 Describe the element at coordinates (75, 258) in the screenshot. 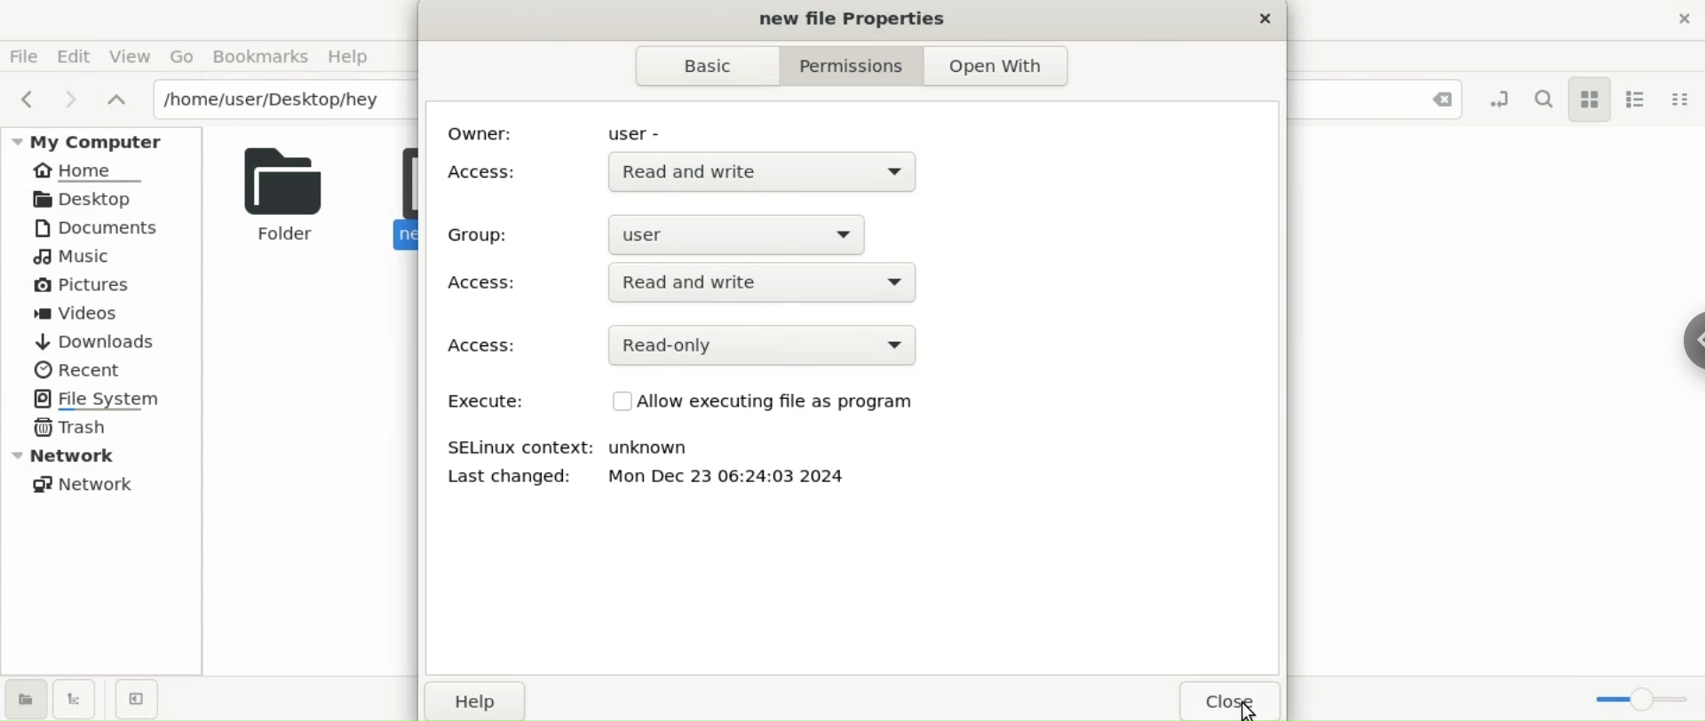

I see `Music` at that location.